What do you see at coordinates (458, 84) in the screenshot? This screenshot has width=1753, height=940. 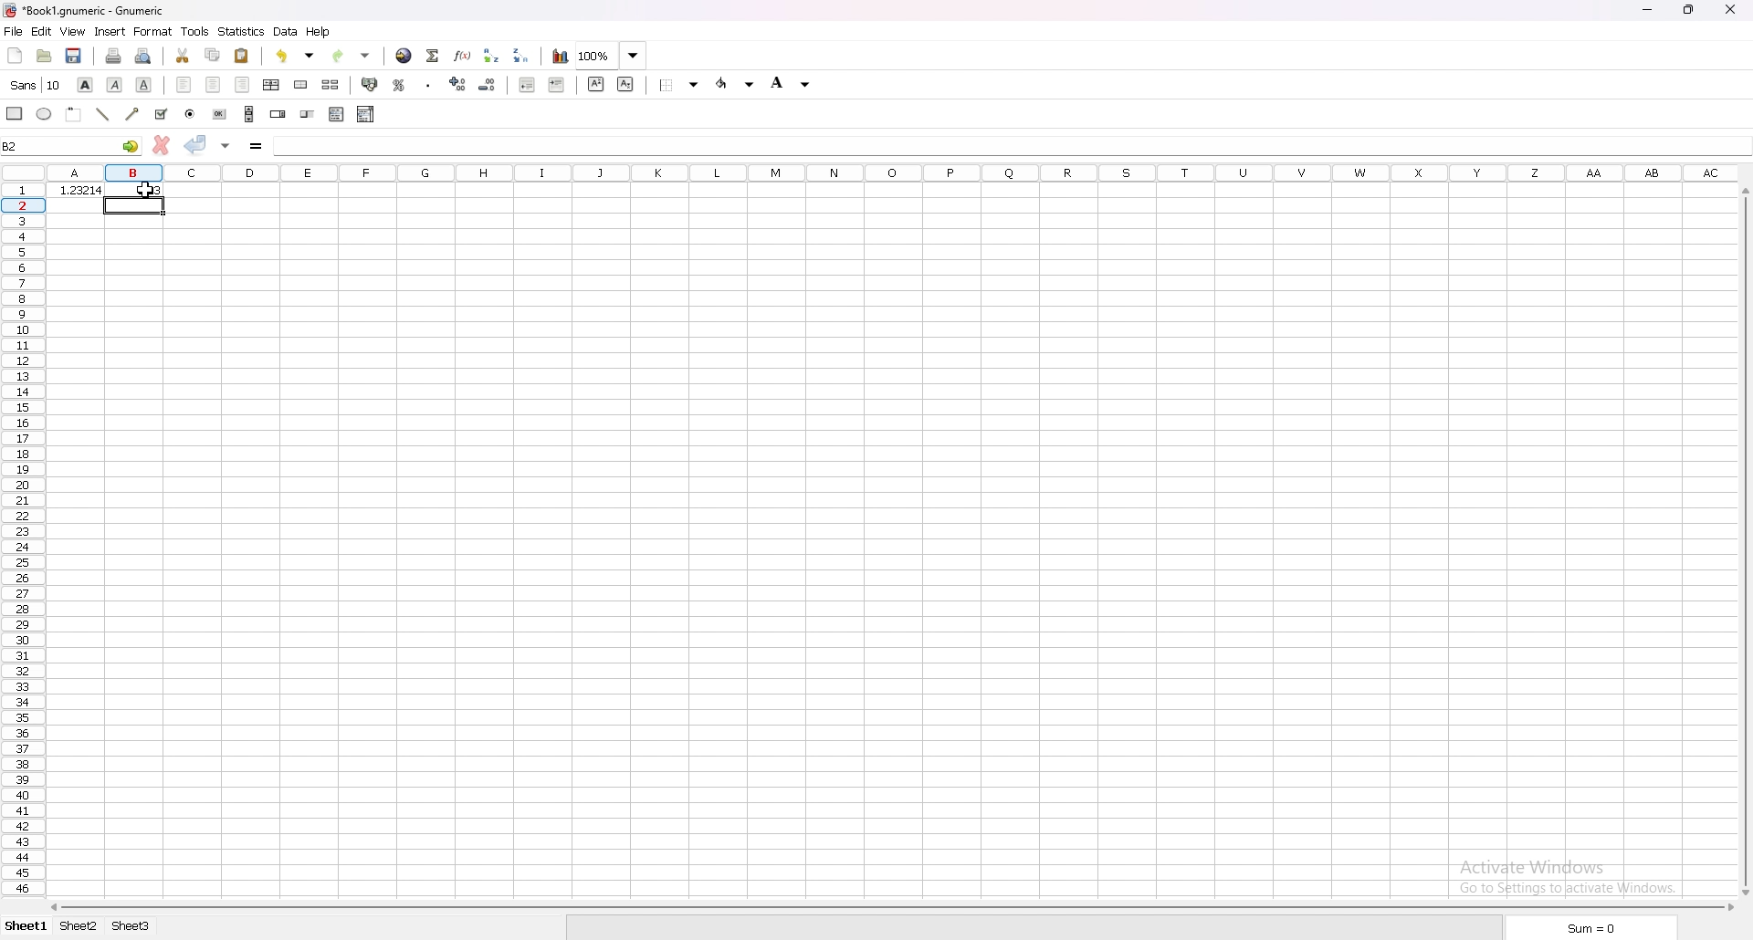 I see `increase decimals` at bounding box center [458, 84].